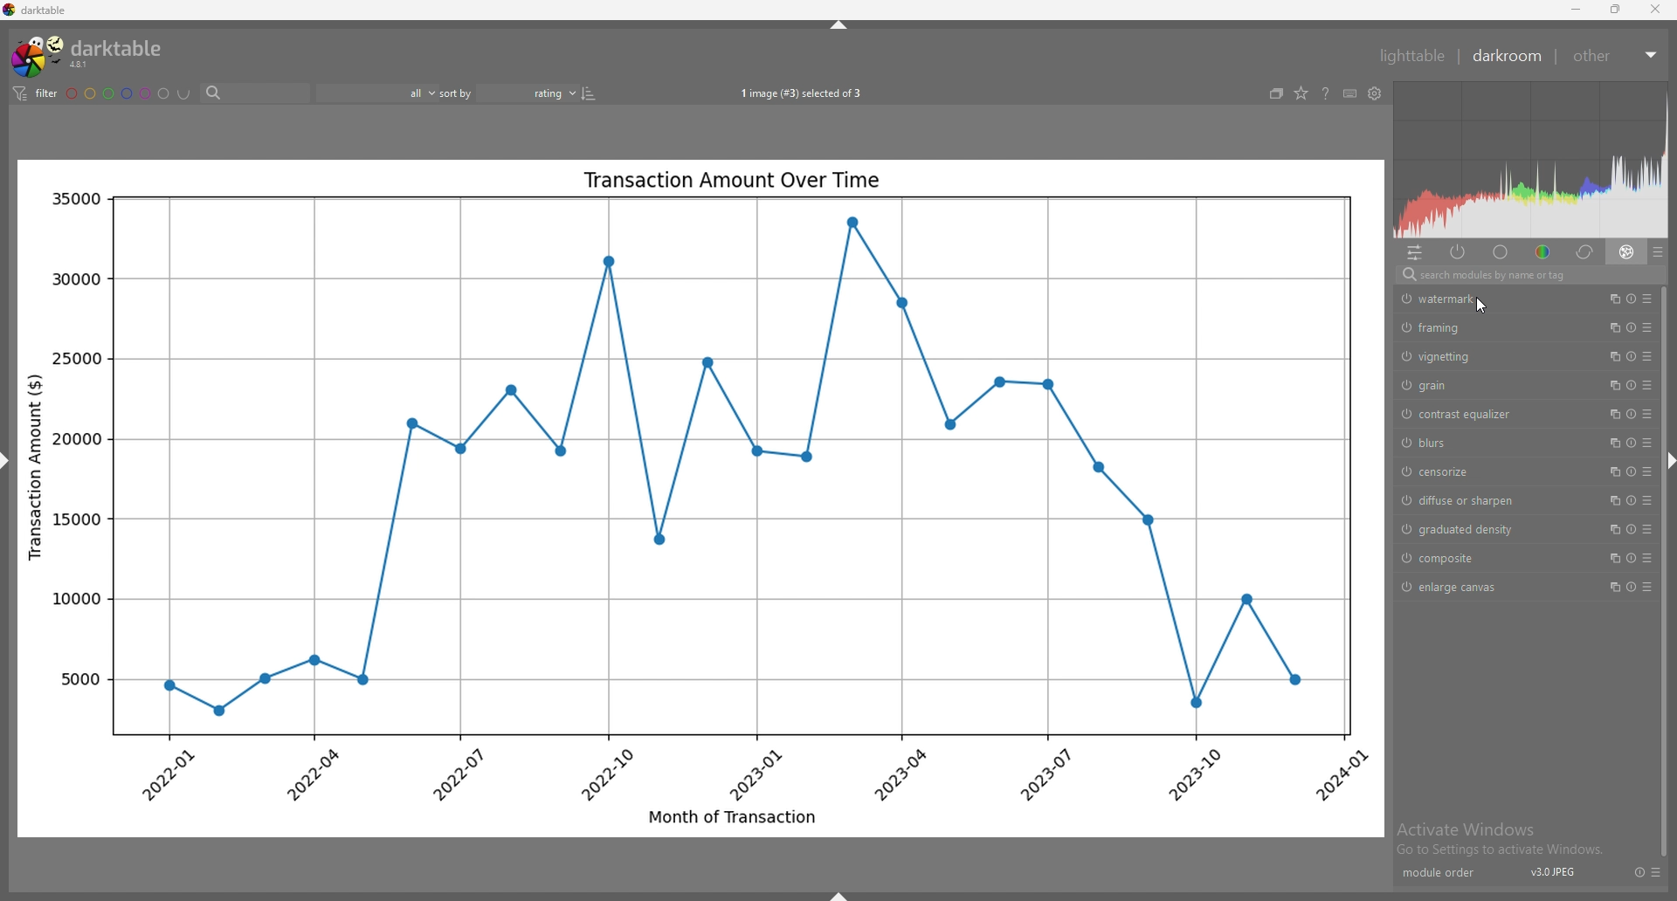  Describe the element at coordinates (1406, 385) in the screenshot. I see `switch off` at that location.